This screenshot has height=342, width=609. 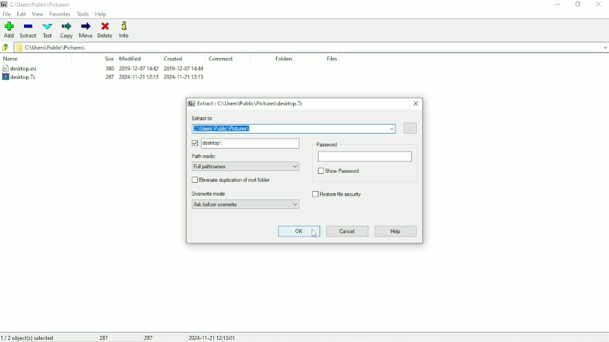 I want to click on Move, so click(x=85, y=30).